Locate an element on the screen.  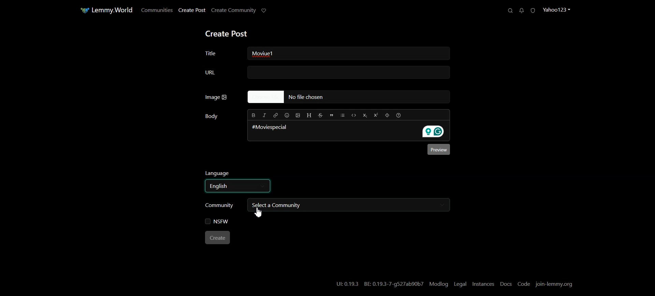
Support Limmy is located at coordinates (266, 11).